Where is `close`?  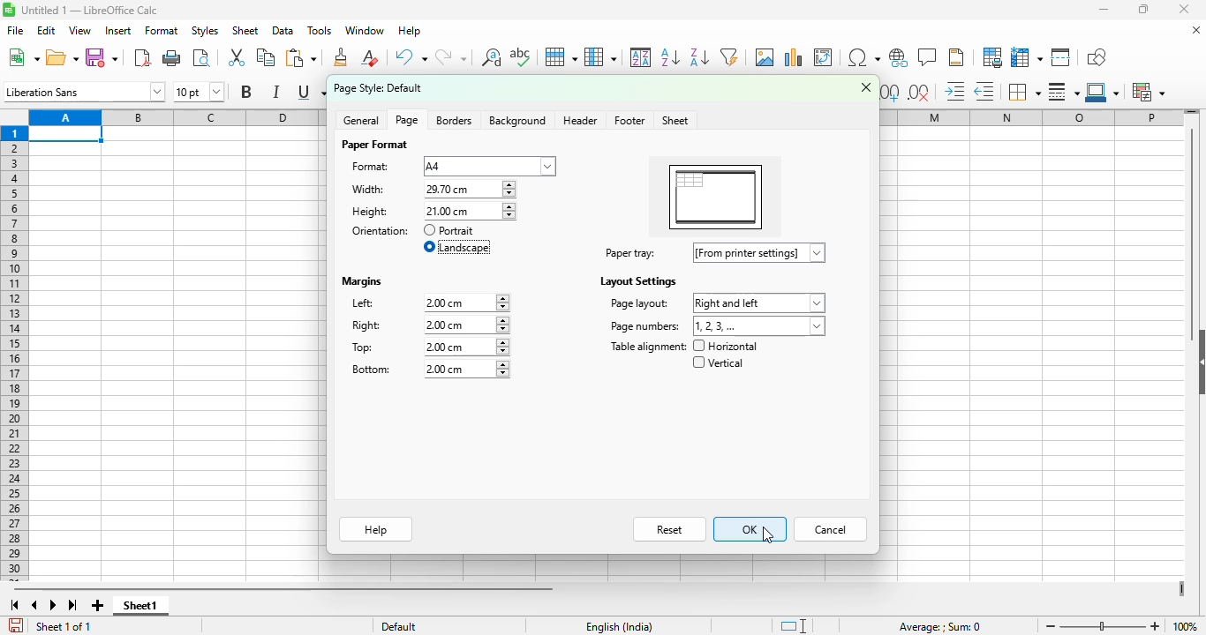 close is located at coordinates (1184, 9).